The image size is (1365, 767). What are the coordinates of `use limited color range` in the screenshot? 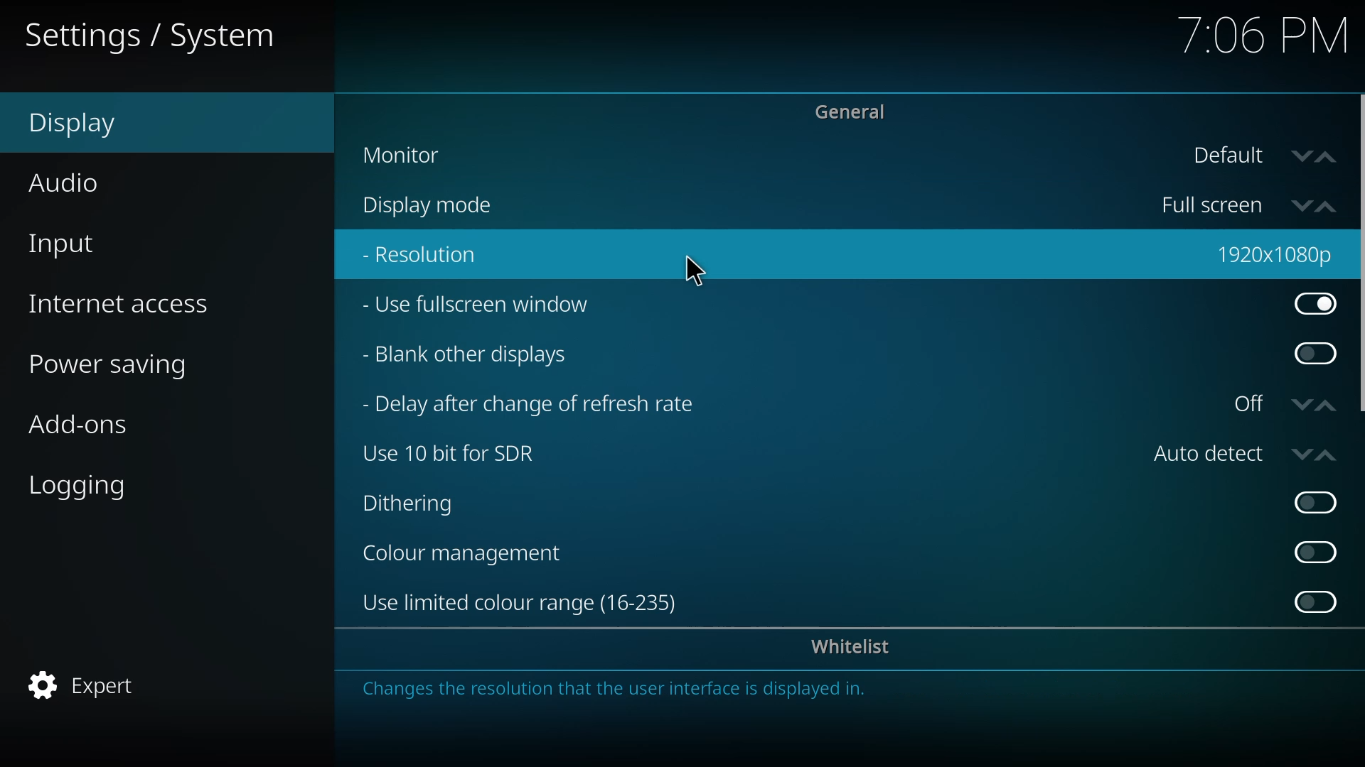 It's located at (518, 604).